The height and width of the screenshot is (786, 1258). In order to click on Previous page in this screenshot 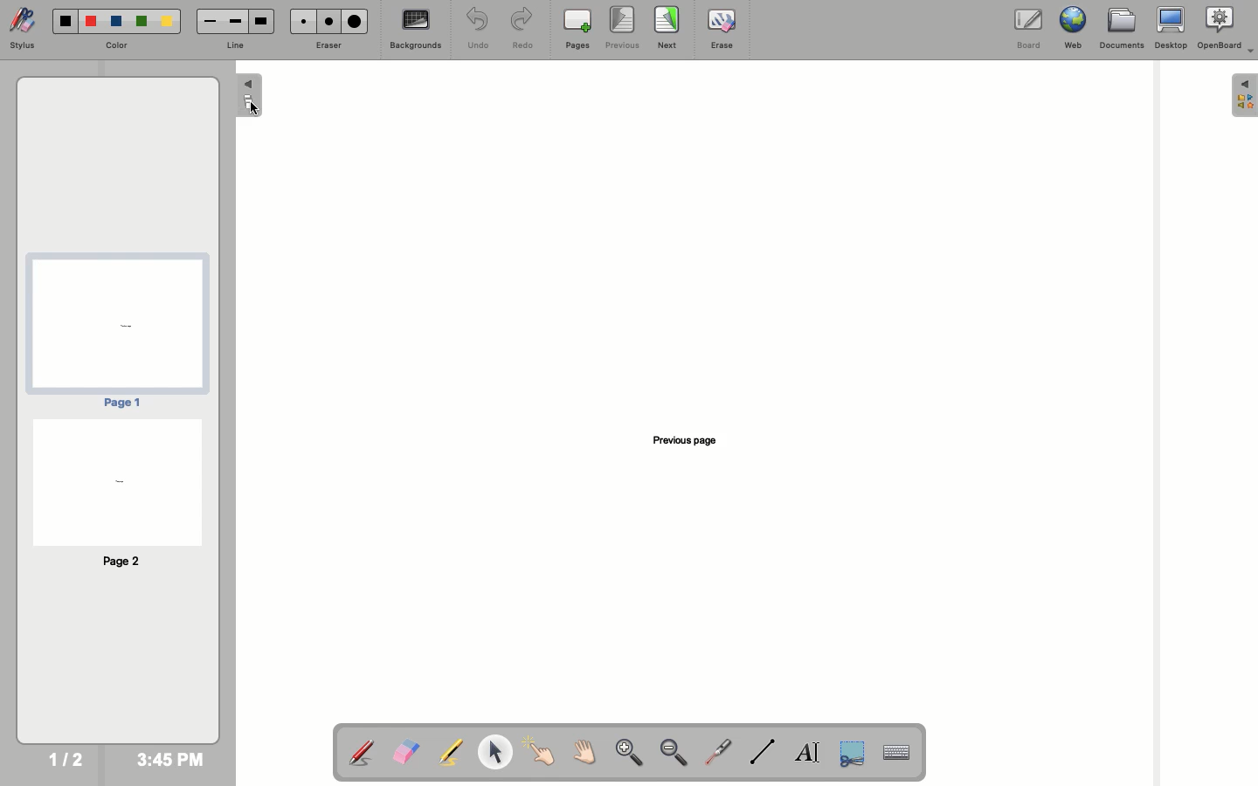, I will do `click(691, 438)`.